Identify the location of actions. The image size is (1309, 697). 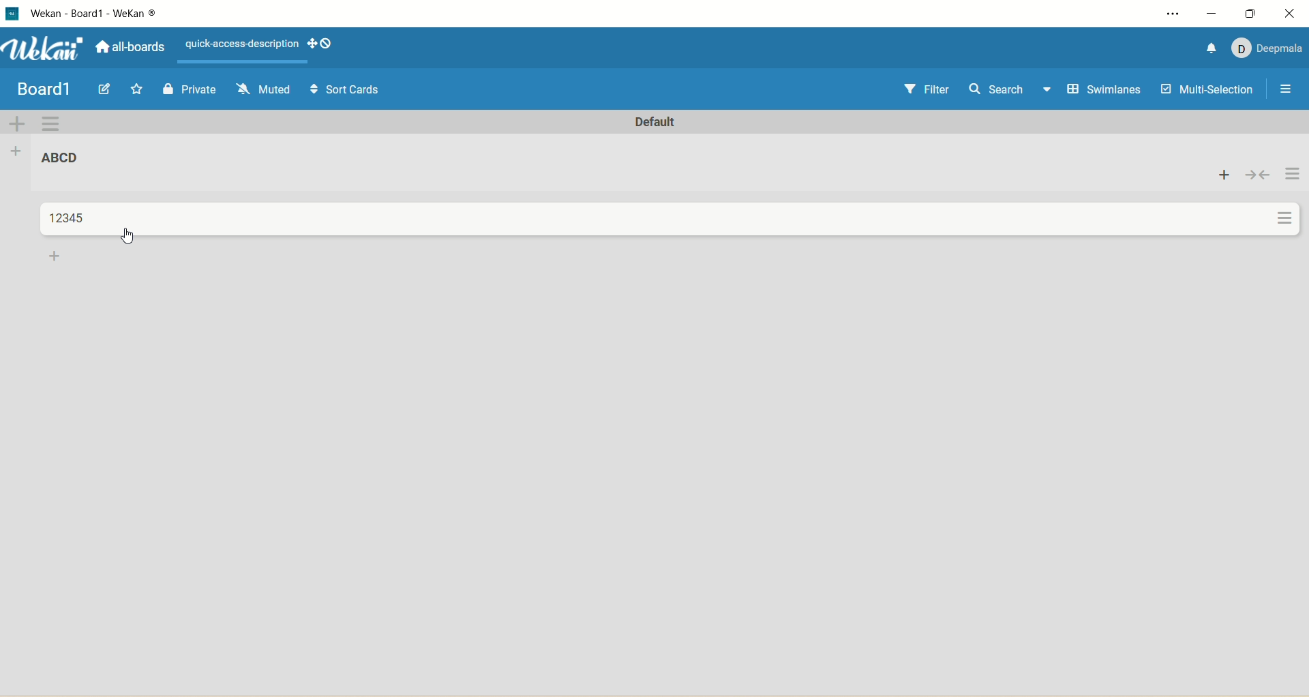
(1288, 207).